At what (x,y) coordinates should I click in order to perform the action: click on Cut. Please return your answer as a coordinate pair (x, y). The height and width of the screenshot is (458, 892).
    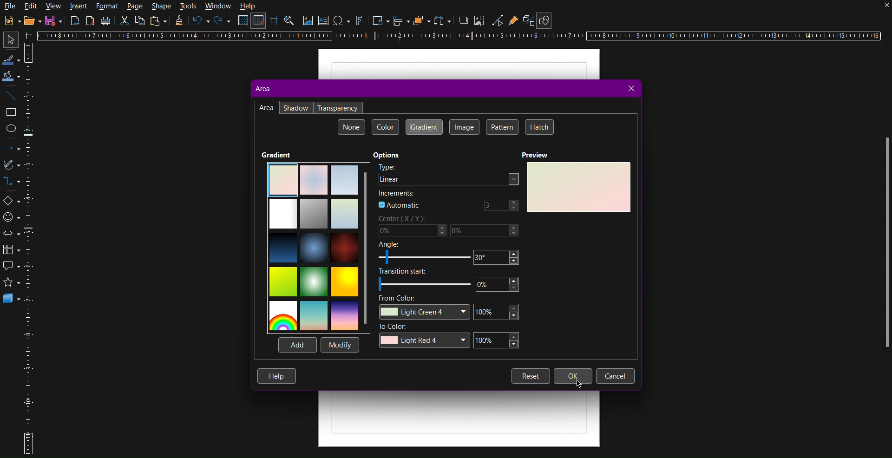
    Looking at the image, I should click on (125, 23).